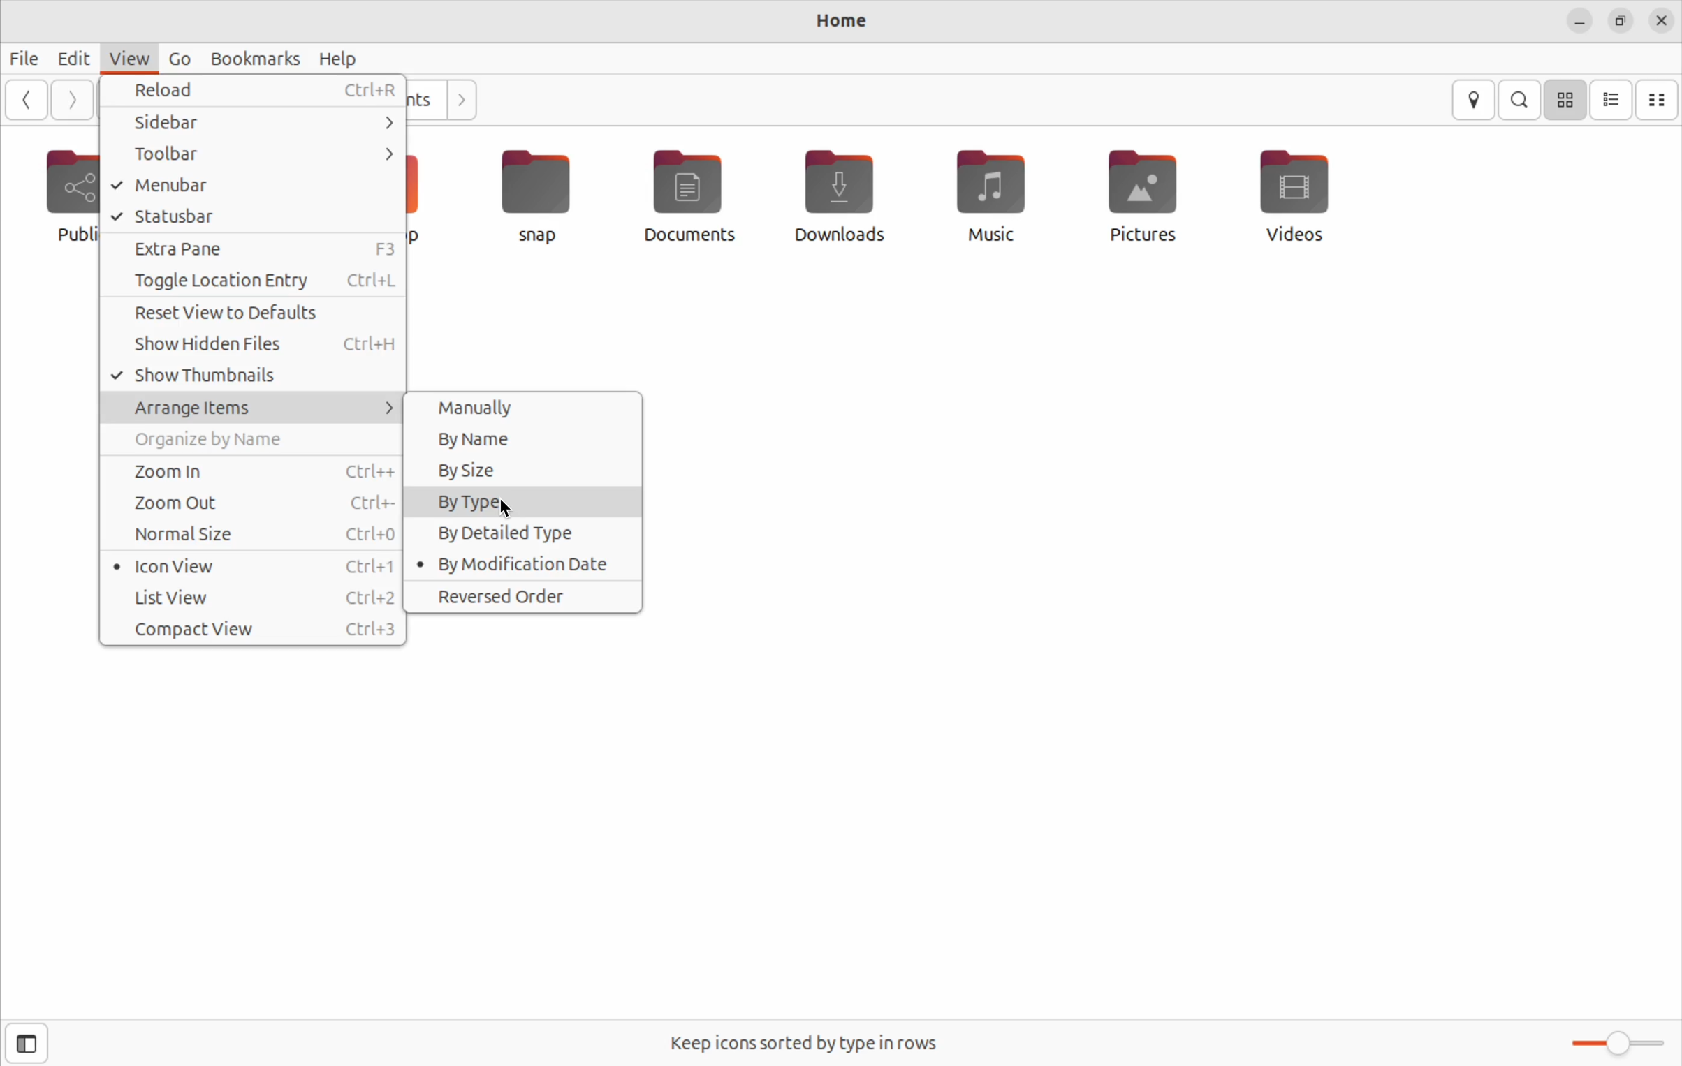 The width and height of the screenshot is (1682, 1066). Describe the element at coordinates (256, 534) in the screenshot. I see `normal size` at that location.